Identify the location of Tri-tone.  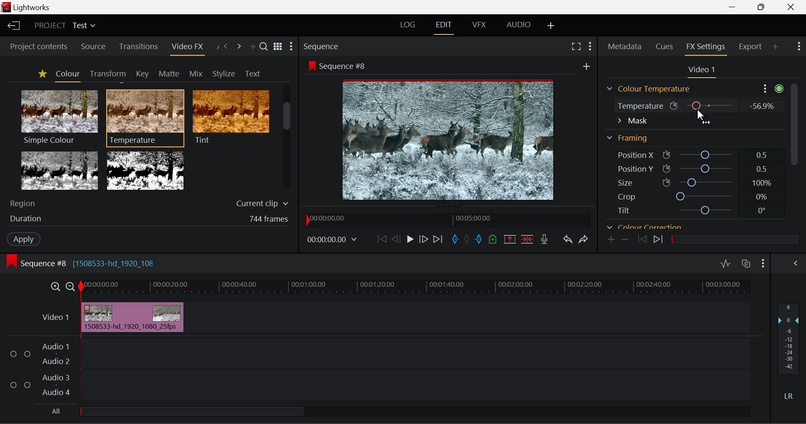
(60, 170).